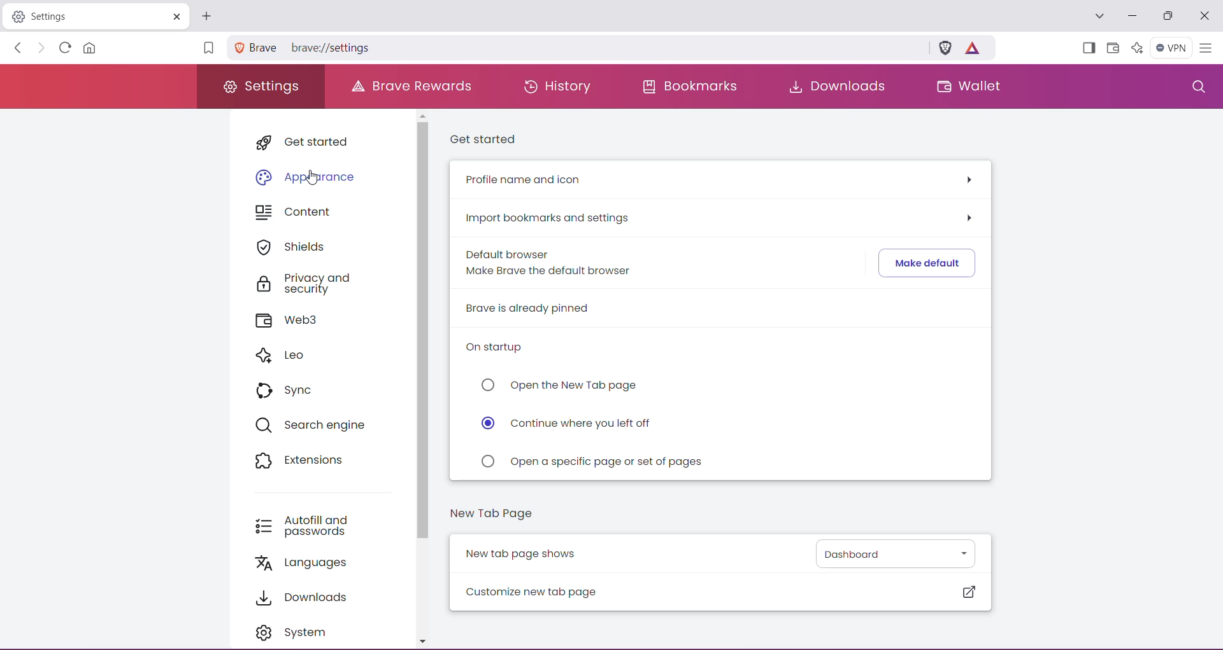  I want to click on Open the Homepage, so click(92, 48).